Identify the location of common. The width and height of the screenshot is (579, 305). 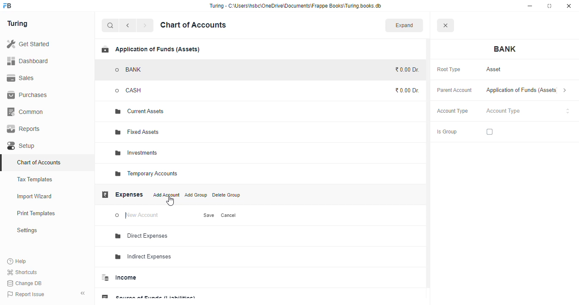
(26, 112).